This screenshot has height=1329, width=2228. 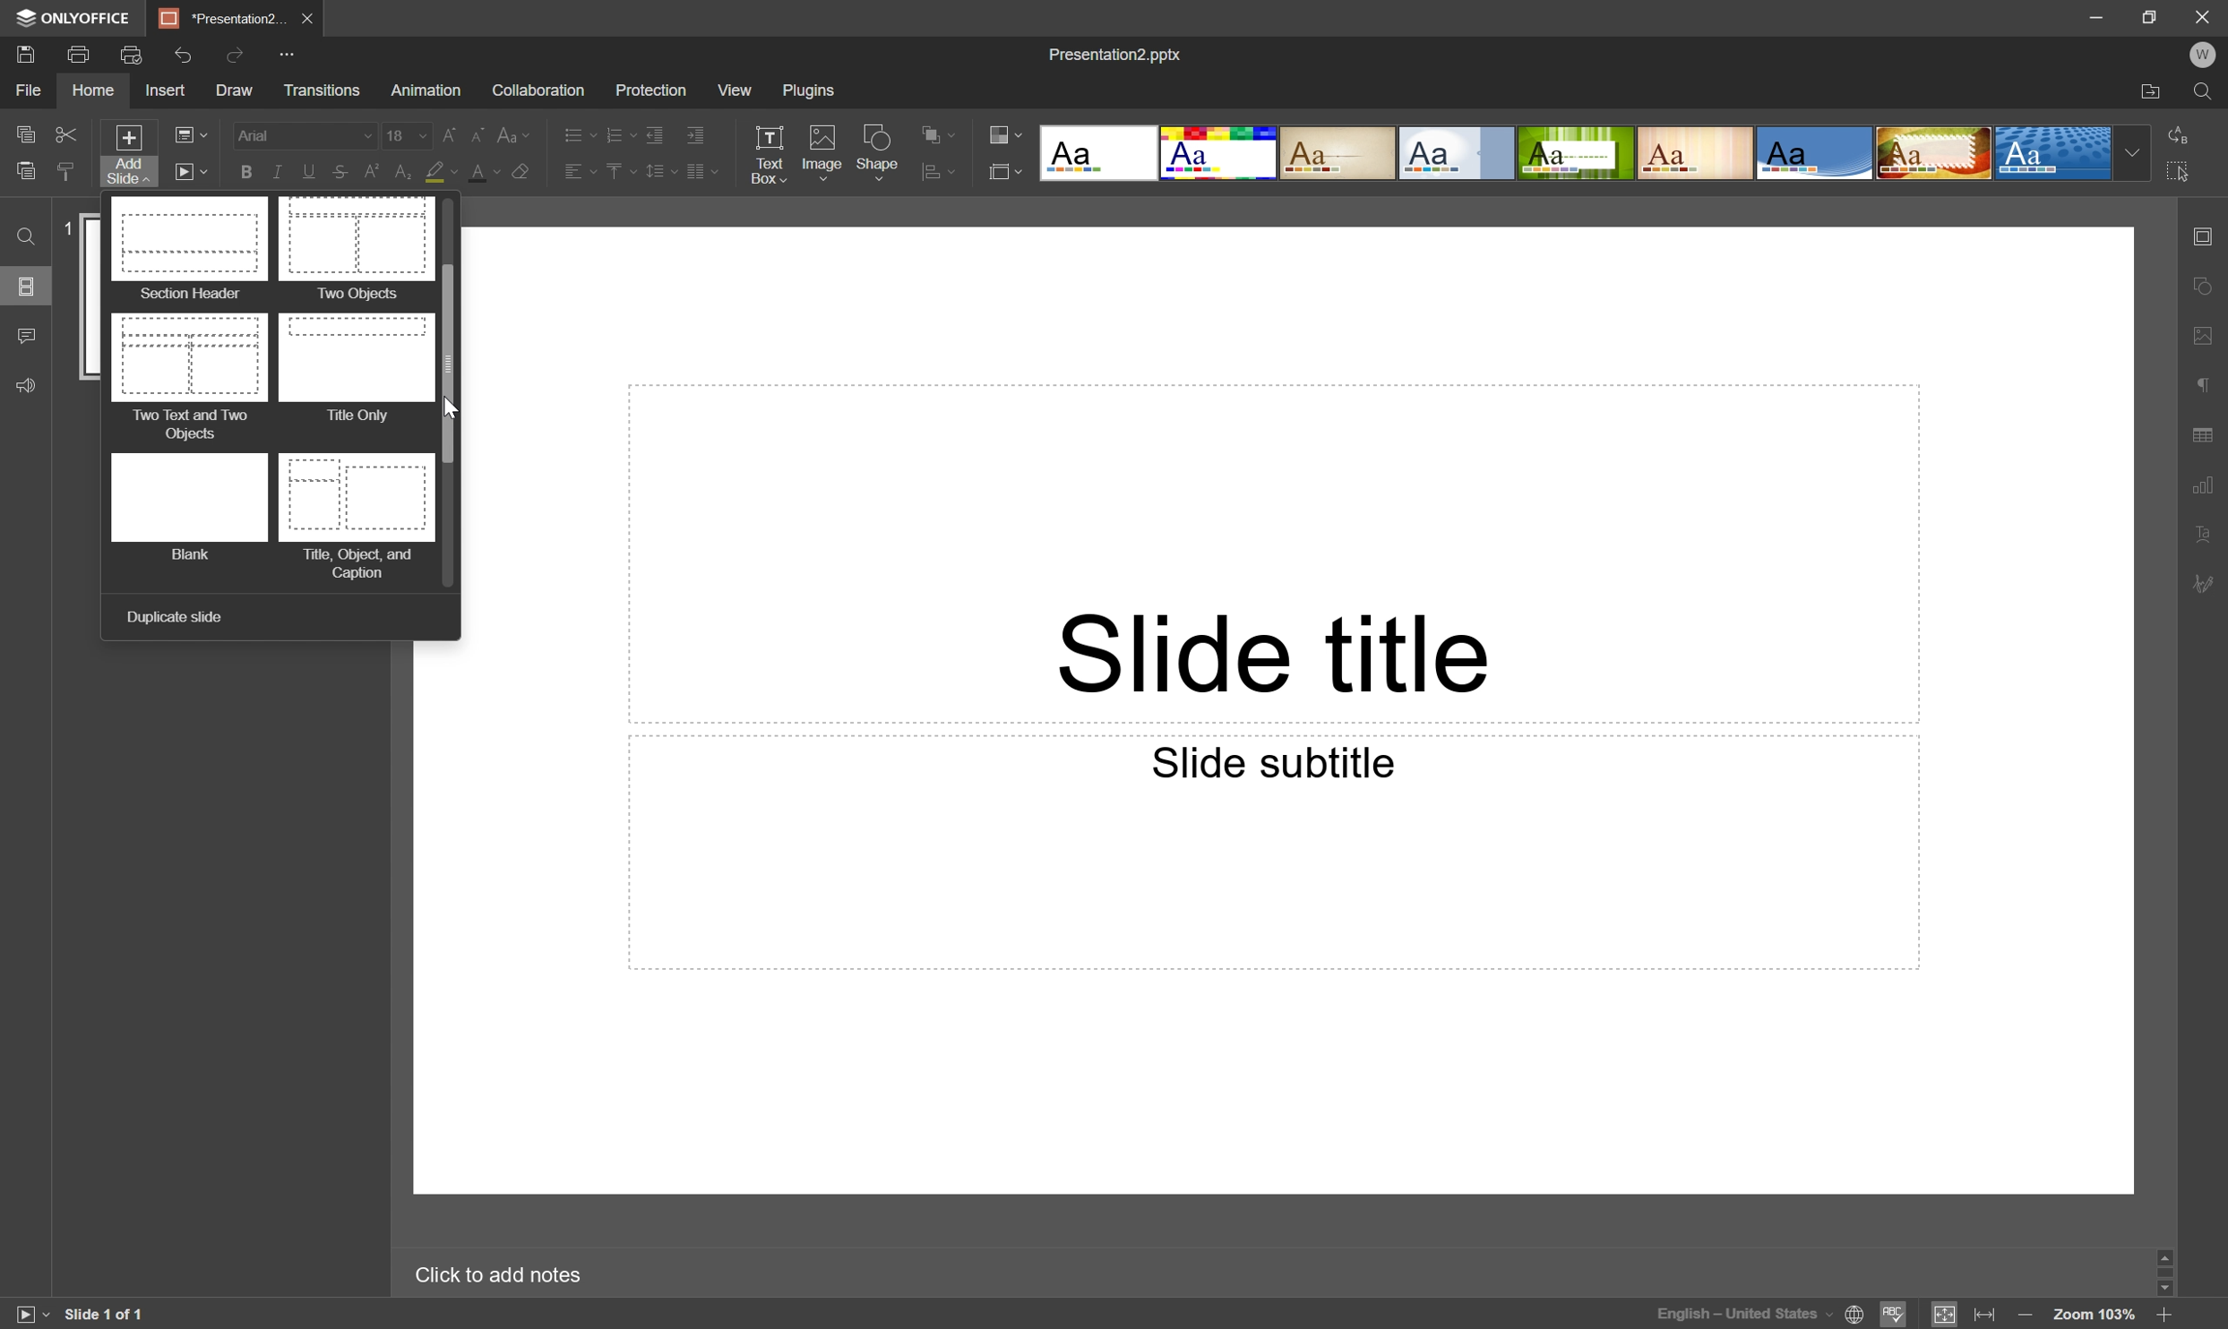 I want to click on Slide title, so click(x=1278, y=650).